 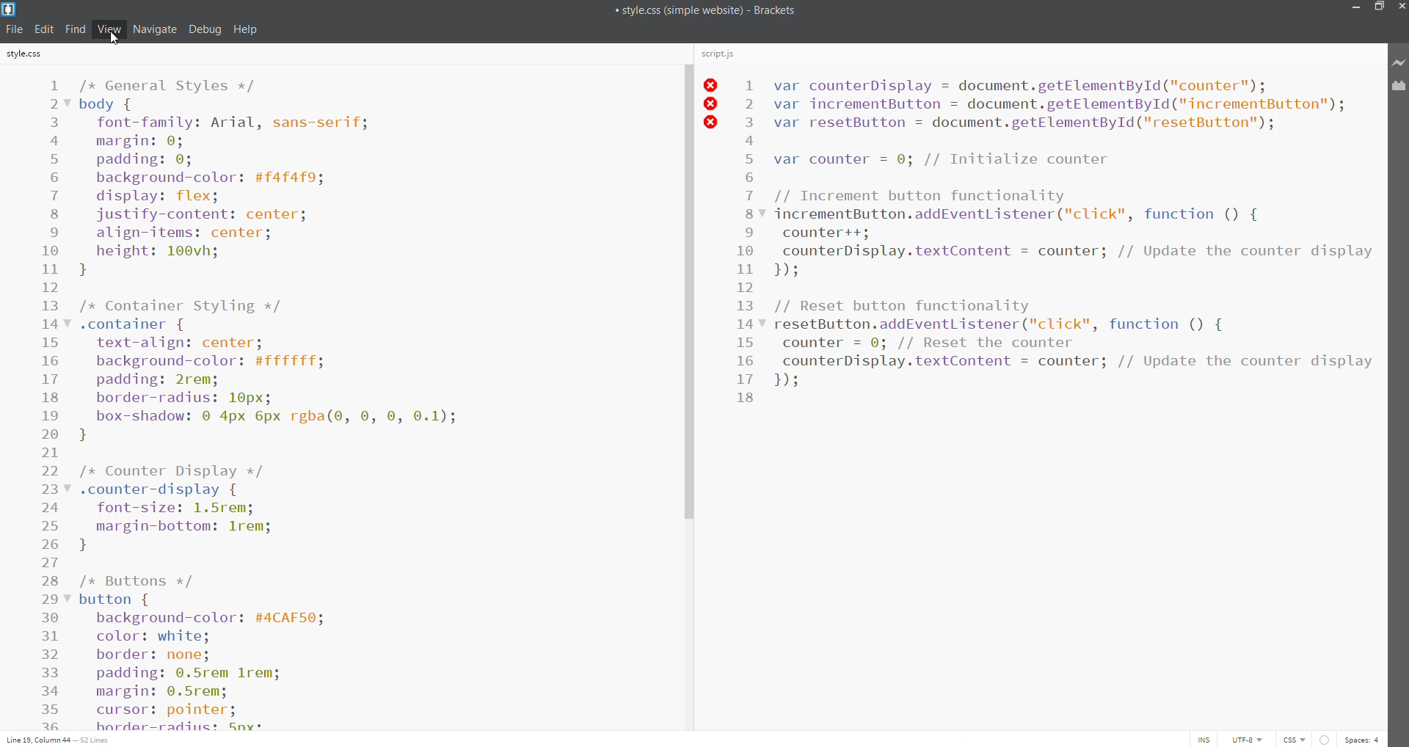 What do you see at coordinates (1355, 8) in the screenshot?
I see `minimize` at bounding box center [1355, 8].